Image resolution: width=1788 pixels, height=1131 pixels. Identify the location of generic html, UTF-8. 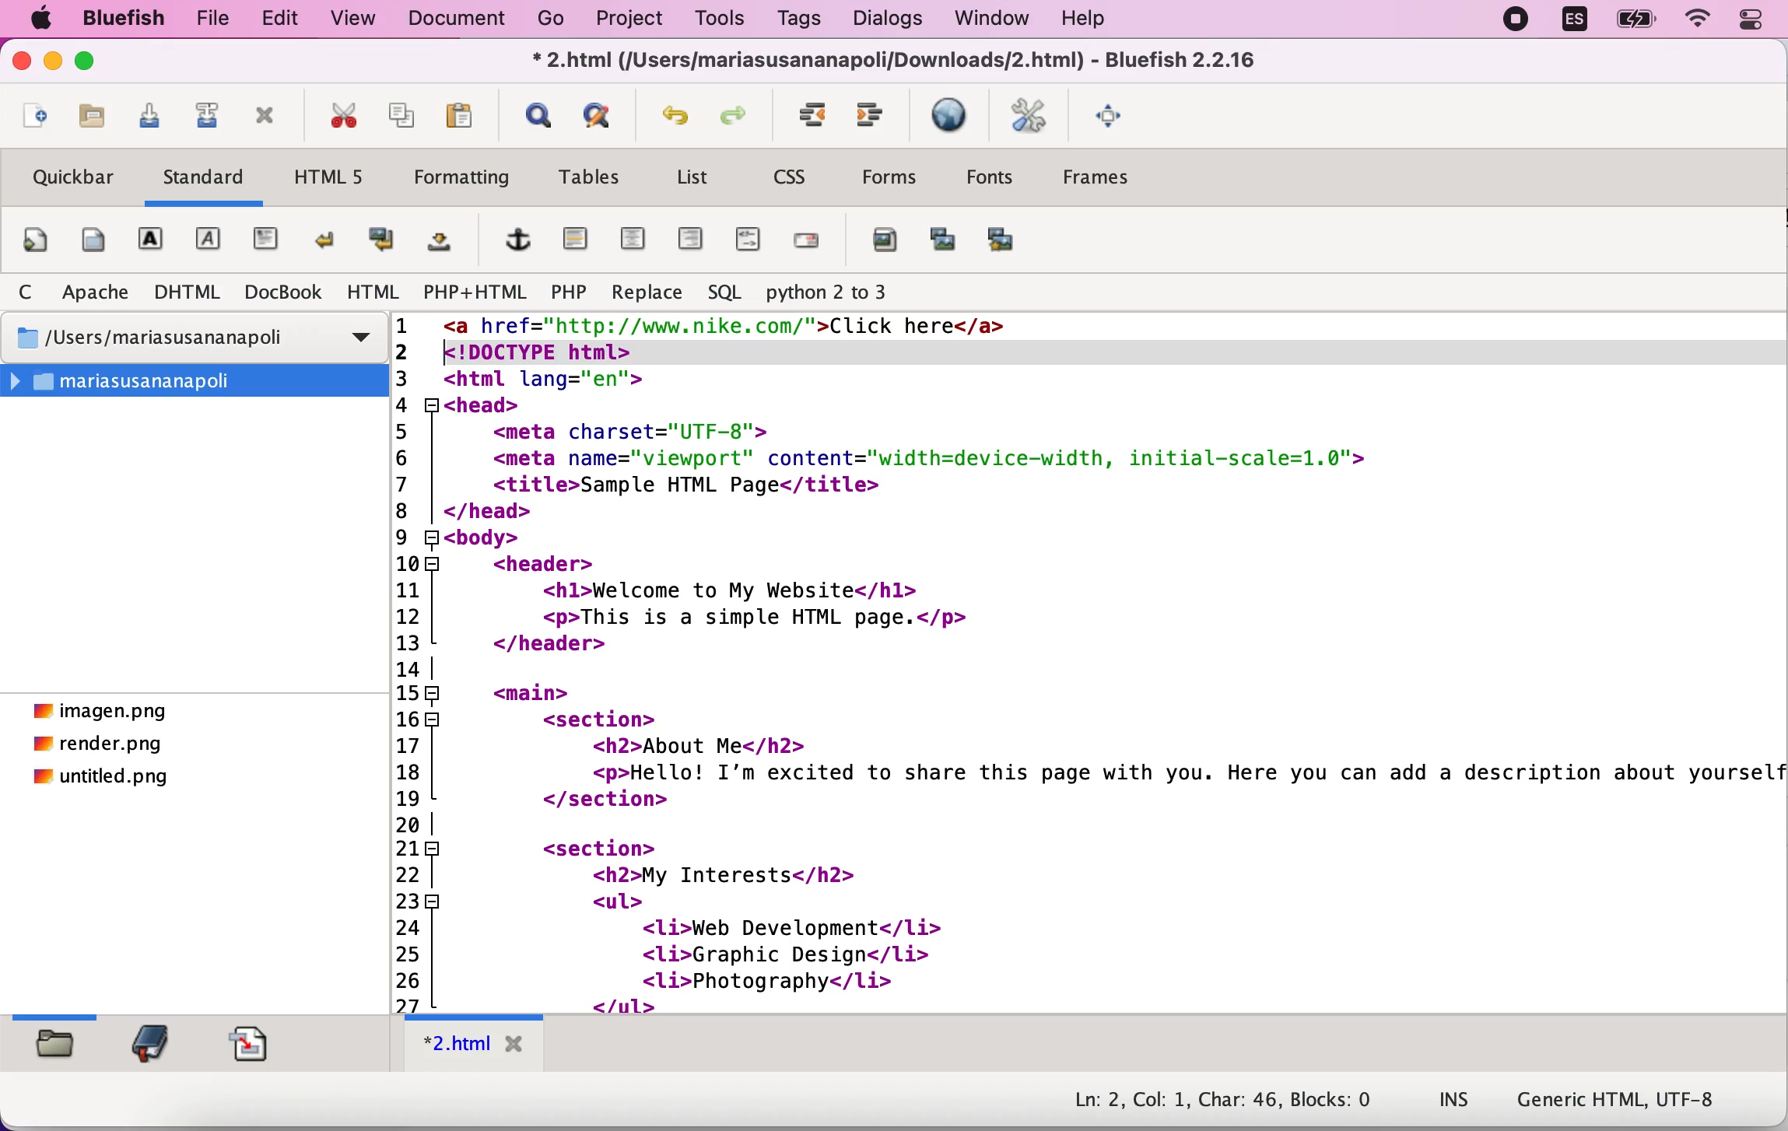
(1618, 1102).